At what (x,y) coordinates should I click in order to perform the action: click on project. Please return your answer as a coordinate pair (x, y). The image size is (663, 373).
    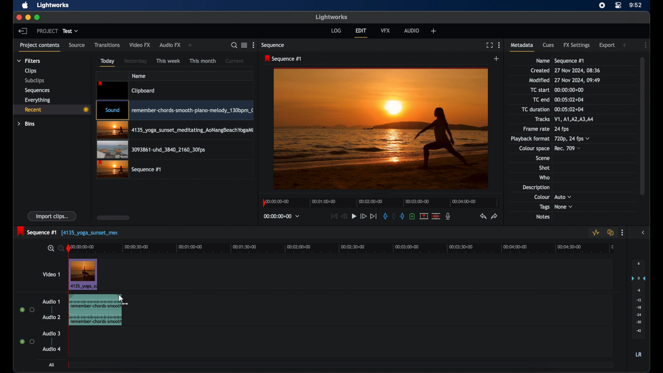
    Looking at the image, I should click on (47, 31).